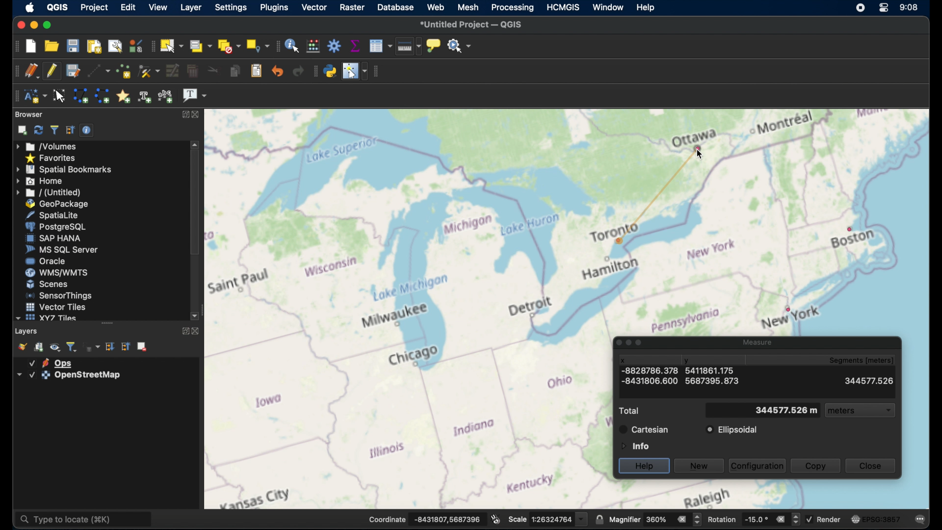 The image size is (942, 530). What do you see at coordinates (44, 181) in the screenshot?
I see `home menu` at bounding box center [44, 181].